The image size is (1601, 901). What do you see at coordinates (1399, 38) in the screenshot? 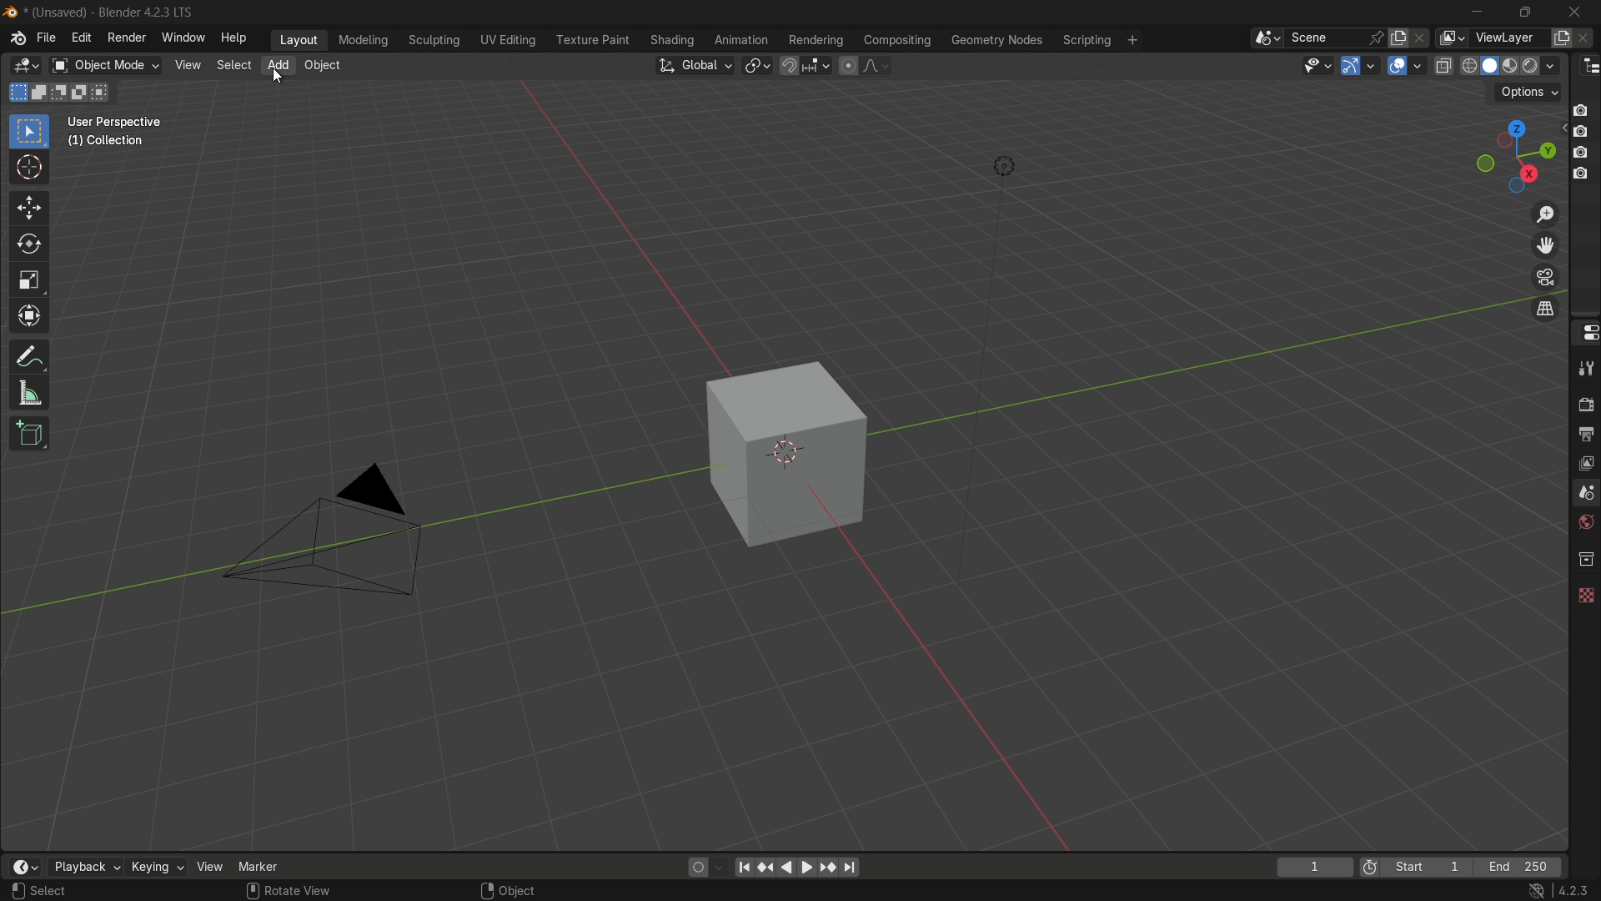
I see `new scene` at bounding box center [1399, 38].